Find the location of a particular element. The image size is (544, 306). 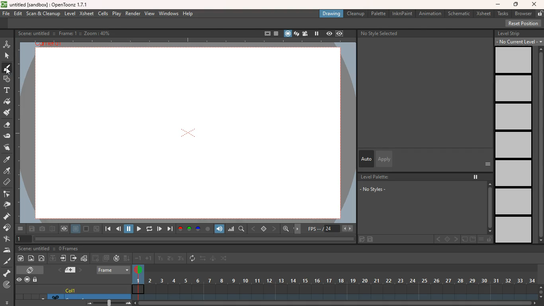

blue is located at coordinates (199, 229).